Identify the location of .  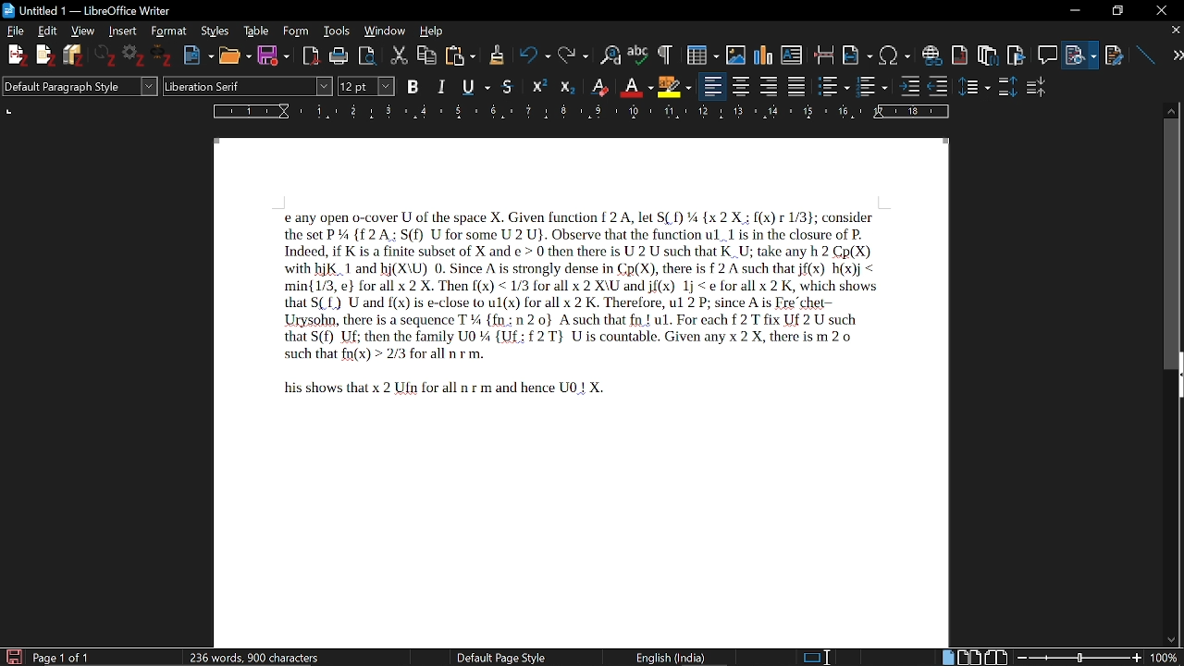
(496, 55).